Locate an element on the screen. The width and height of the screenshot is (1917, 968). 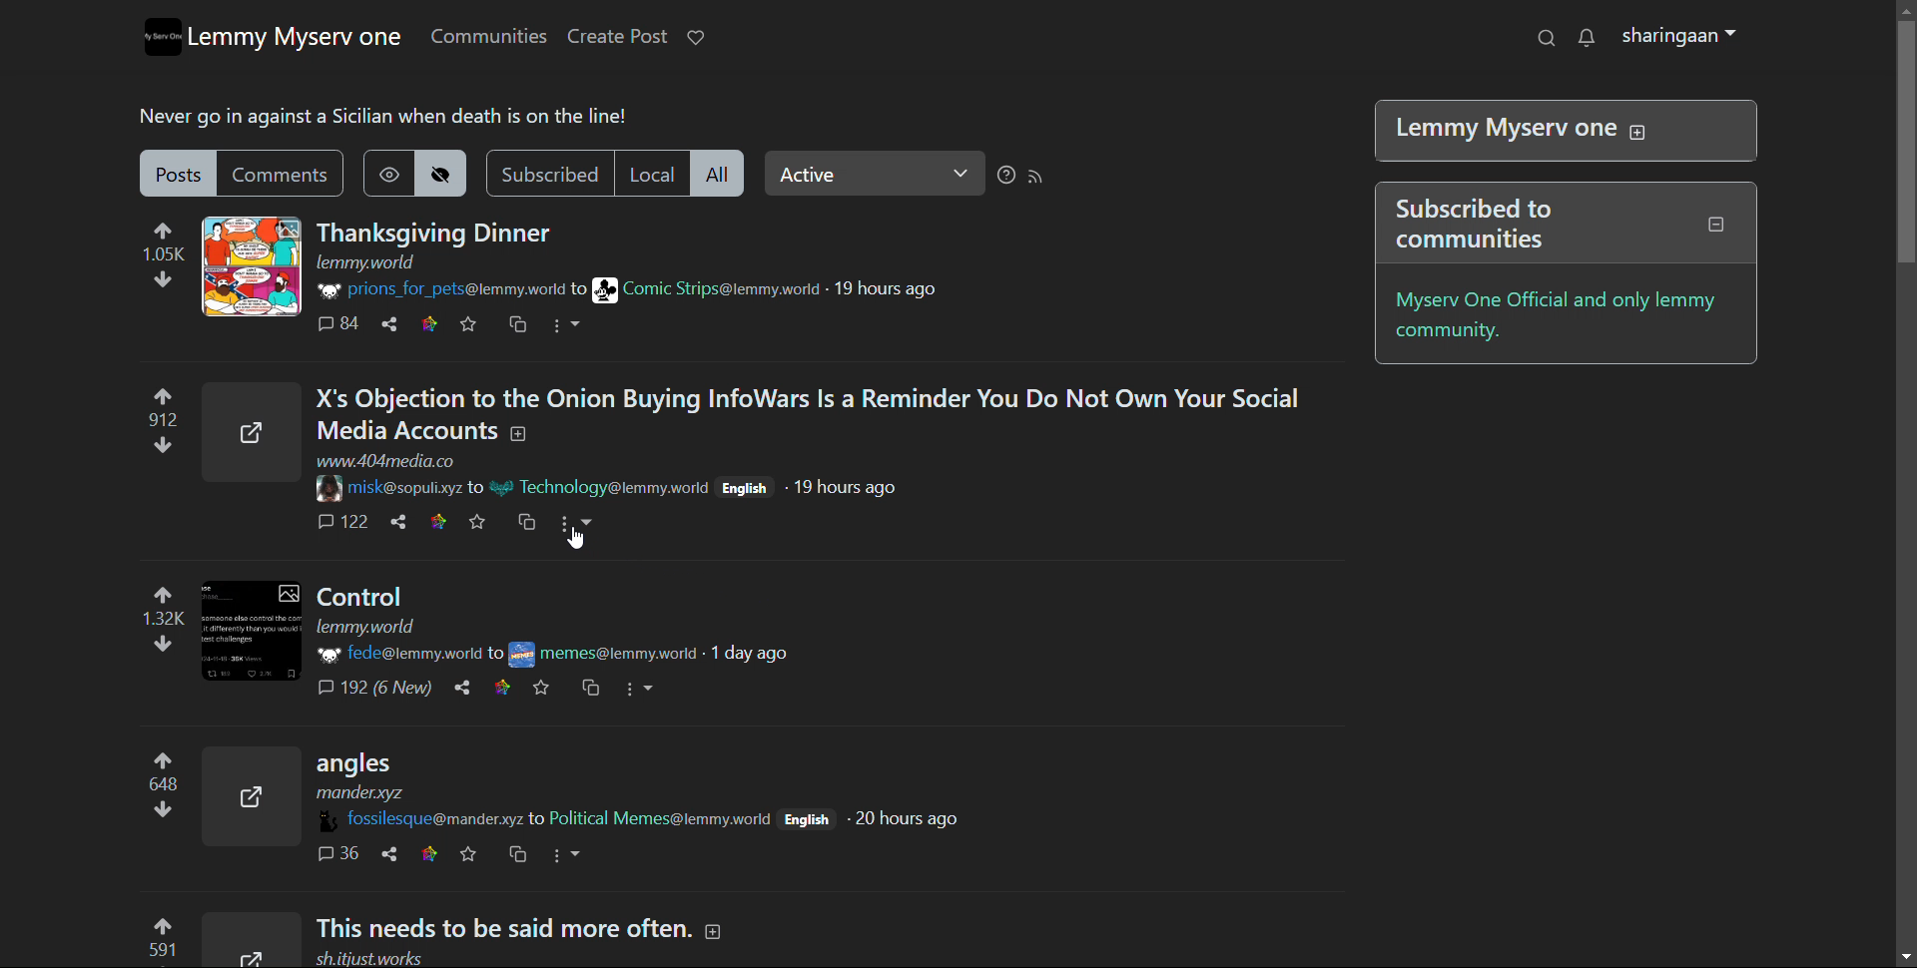
upvote and downvote is located at coordinates (147, 617).